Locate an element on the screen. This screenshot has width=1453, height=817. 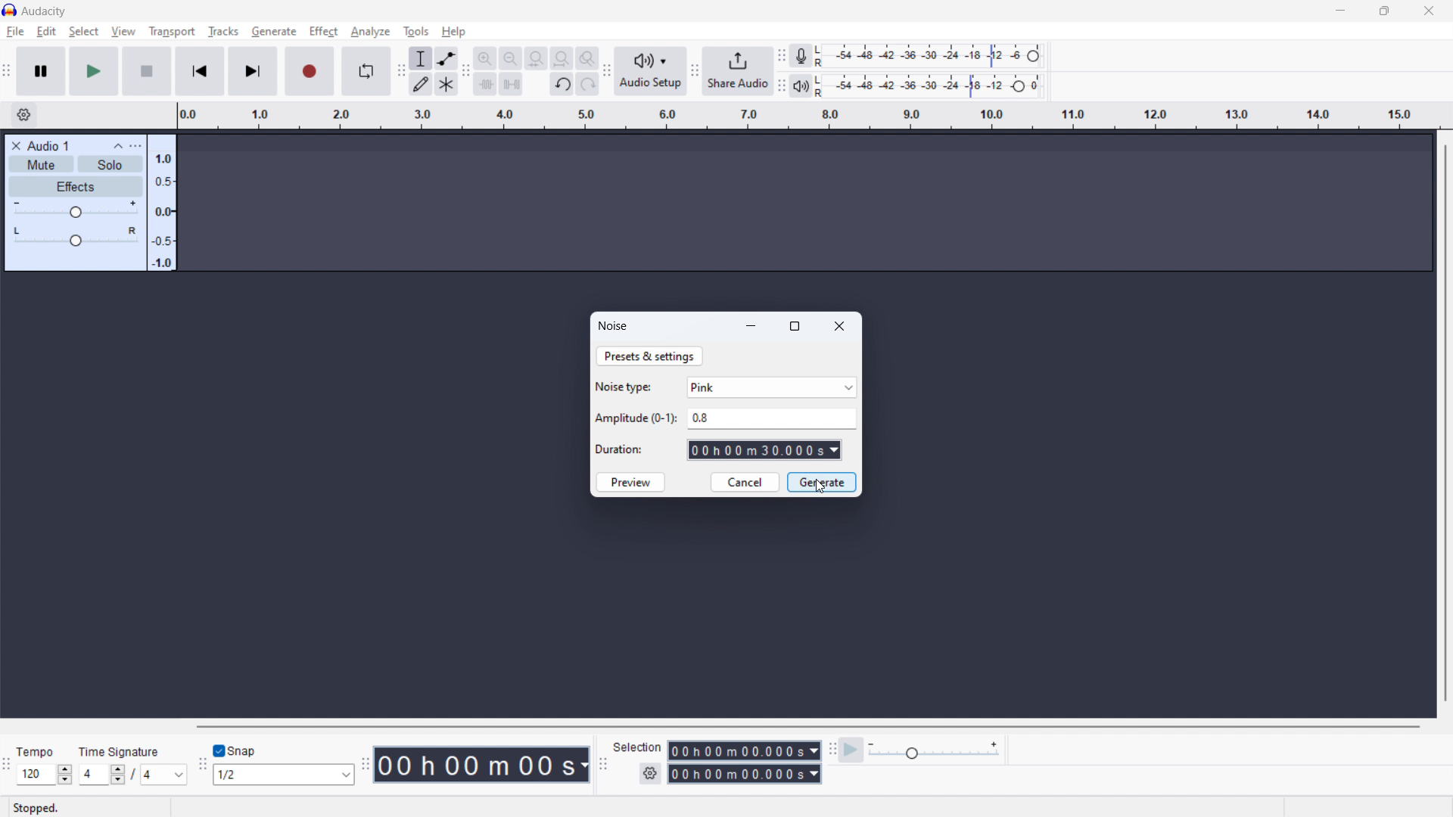
Amplitude is located at coordinates (636, 418).